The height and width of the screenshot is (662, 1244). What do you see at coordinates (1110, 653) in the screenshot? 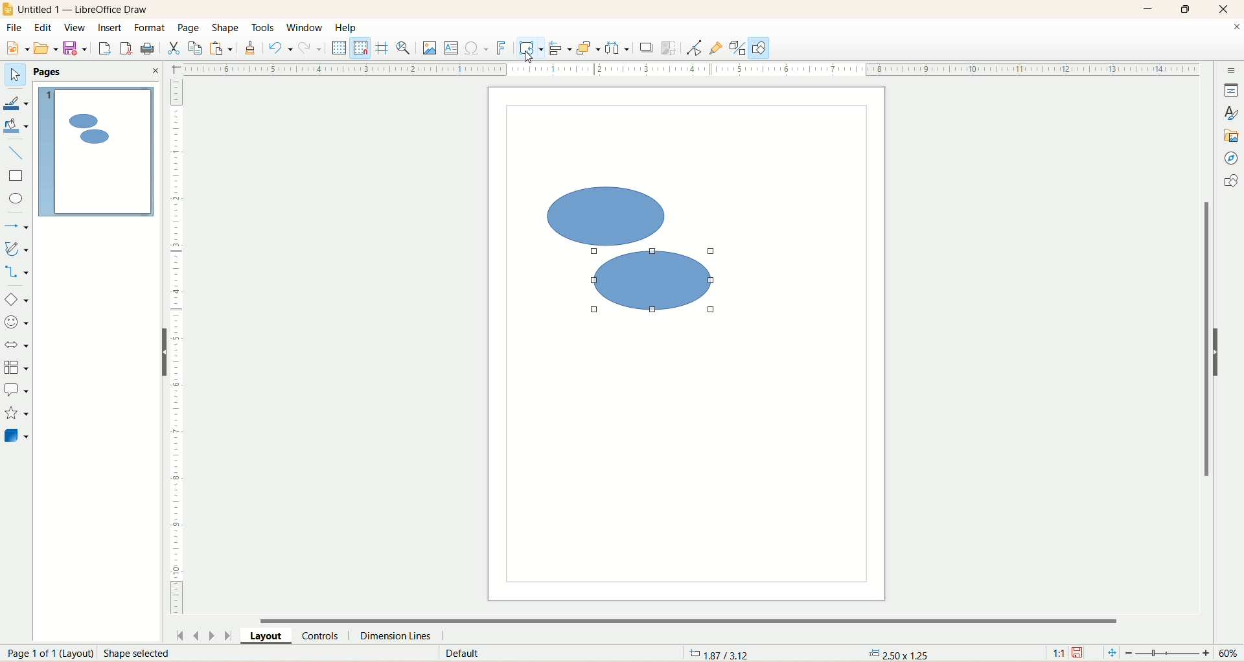
I see `fit page to current window` at bounding box center [1110, 653].